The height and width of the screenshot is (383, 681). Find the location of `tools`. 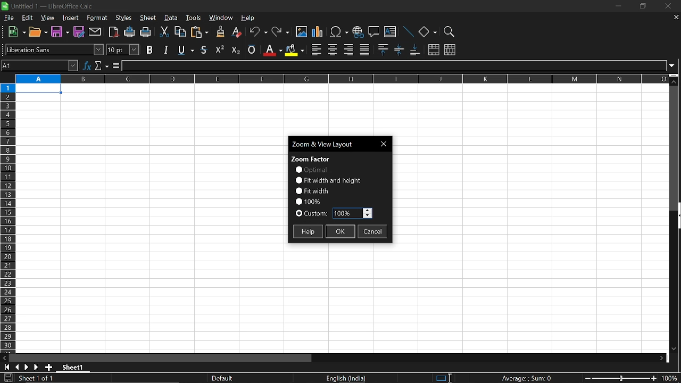

tools is located at coordinates (194, 18).